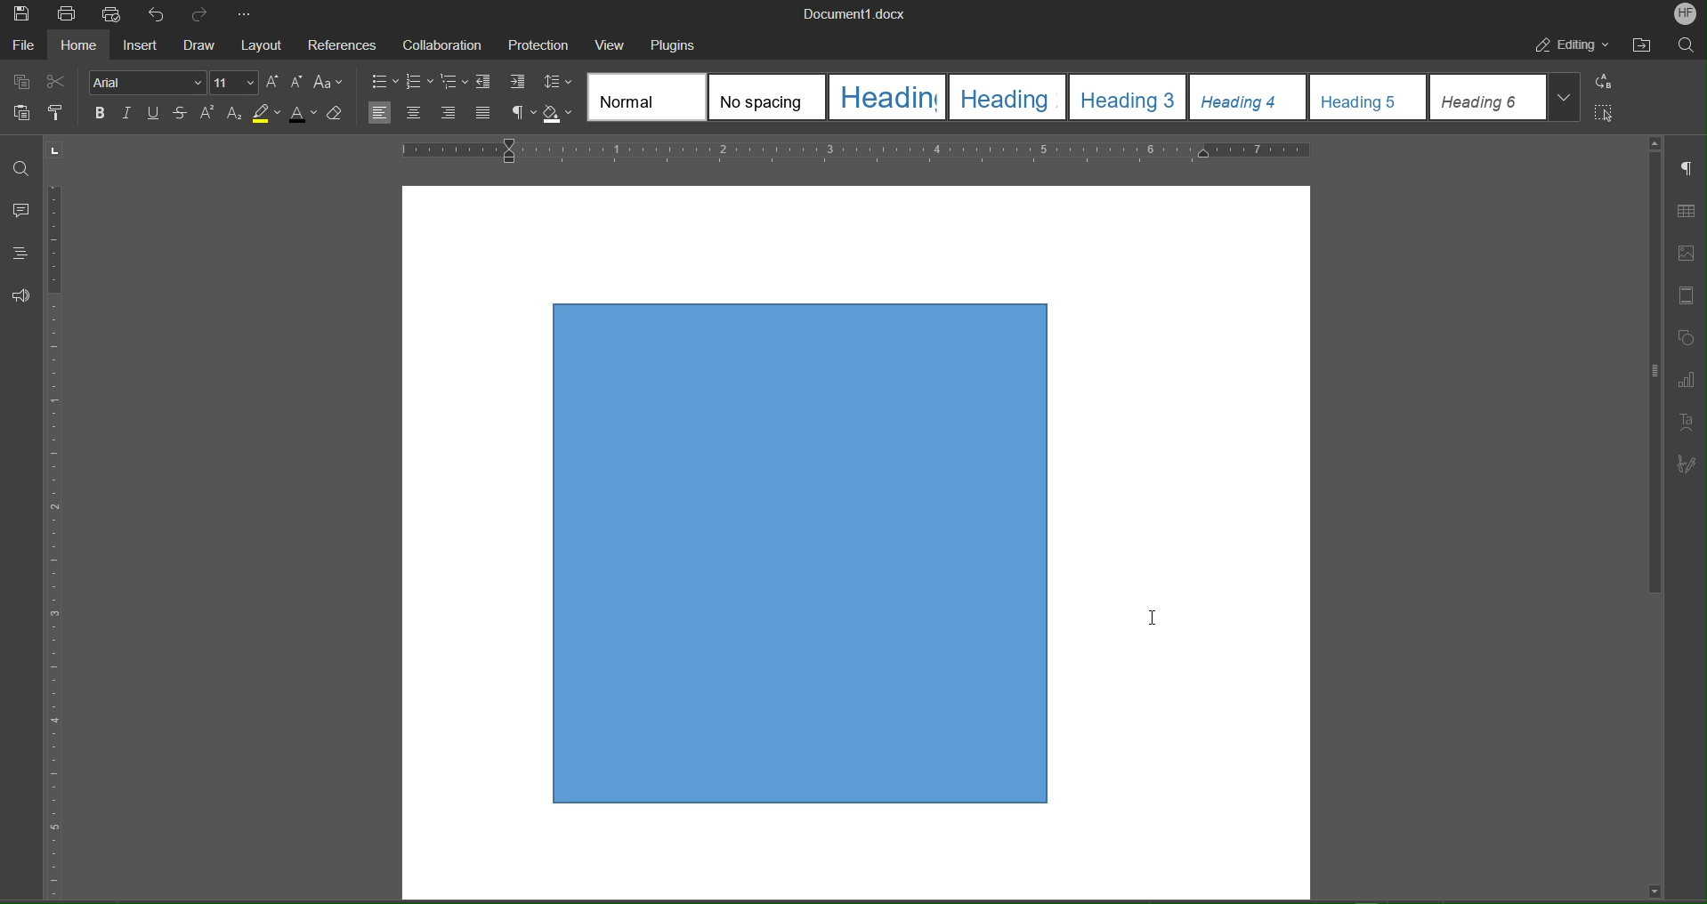  Describe the element at coordinates (413, 114) in the screenshot. I see `Centre Align` at that location.